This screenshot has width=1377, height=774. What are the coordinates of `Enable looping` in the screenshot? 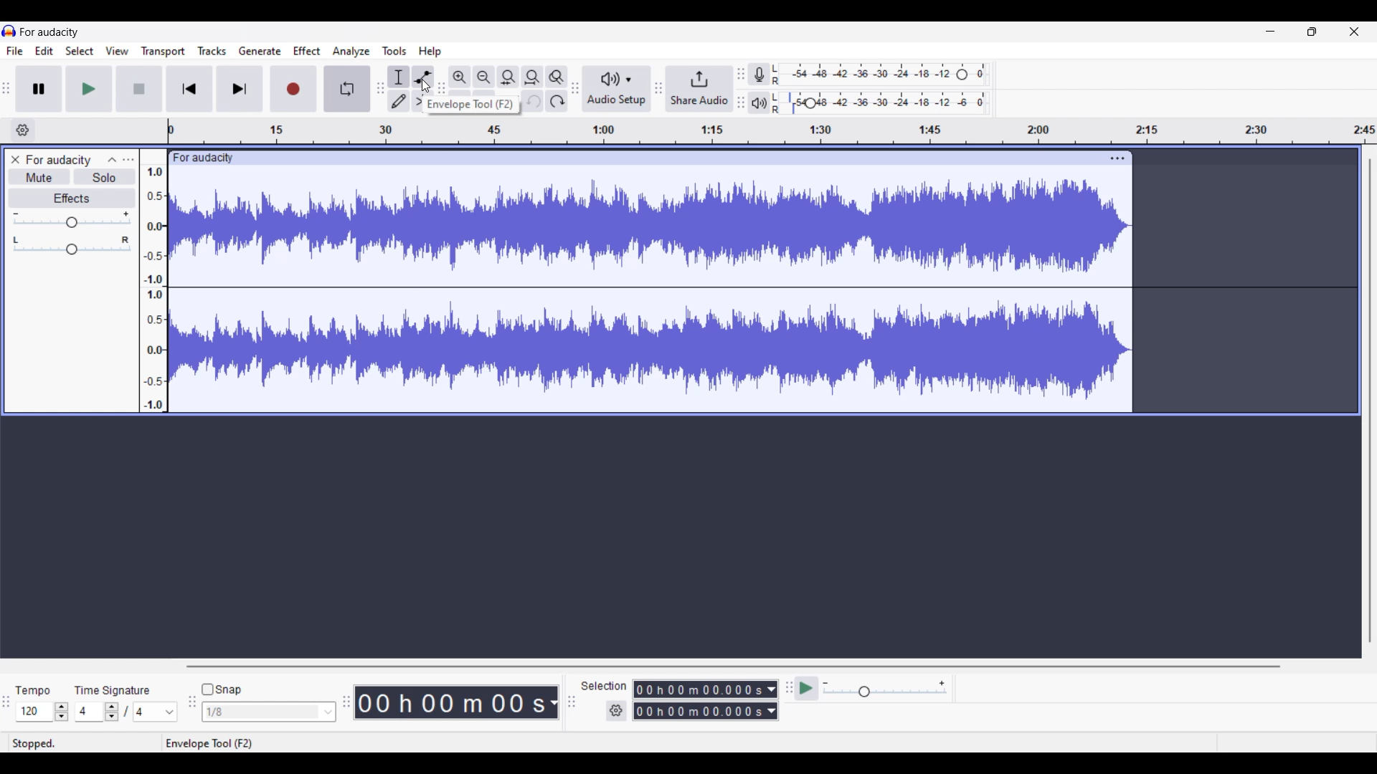 It's located at (347, 89).